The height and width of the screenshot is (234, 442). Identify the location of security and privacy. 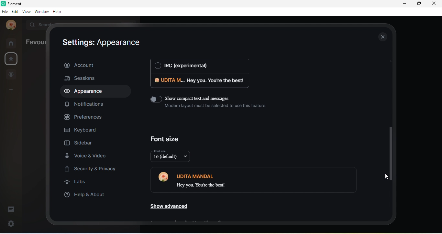
(90, 169).